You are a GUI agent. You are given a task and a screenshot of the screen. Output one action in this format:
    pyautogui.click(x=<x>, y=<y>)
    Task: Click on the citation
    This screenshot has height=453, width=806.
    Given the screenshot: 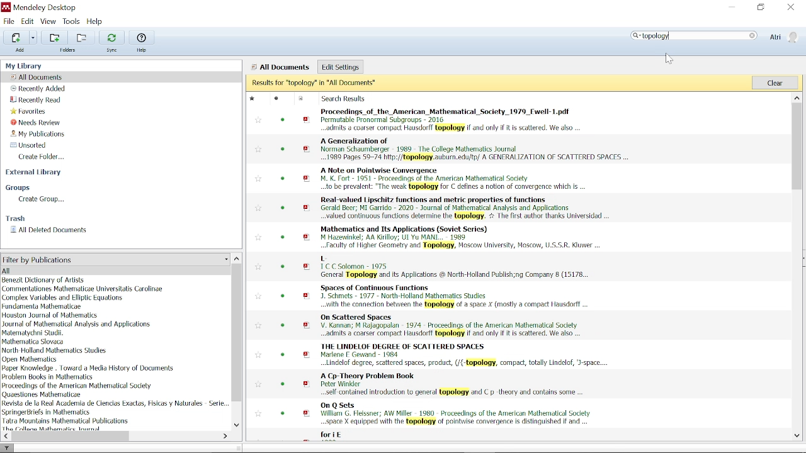 What is the action you would take?
    pyautogui.click(x=476, y=150)
    